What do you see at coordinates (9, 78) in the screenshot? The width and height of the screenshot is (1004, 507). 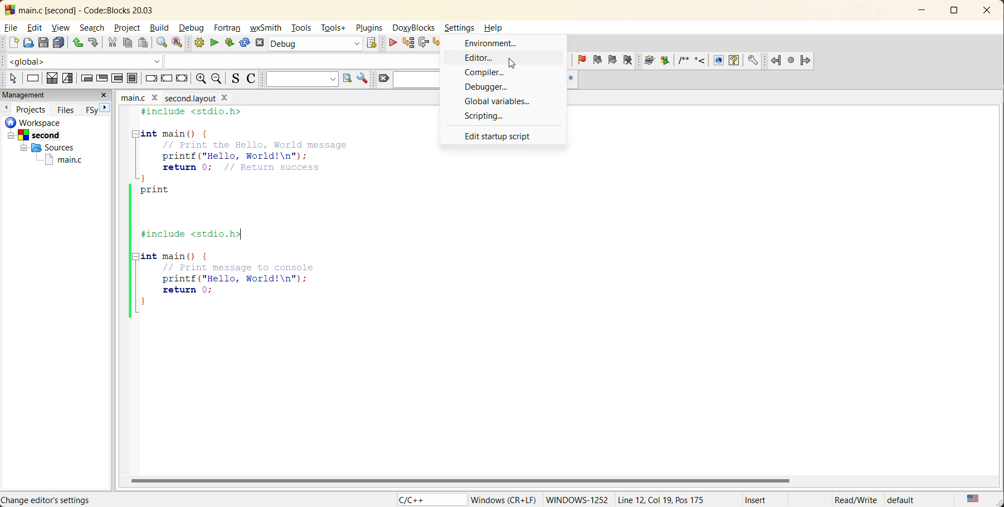 I see `select` at bounding box center [9, 78].